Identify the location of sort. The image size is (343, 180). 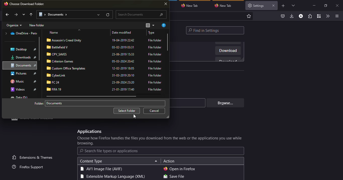
(156, 161).